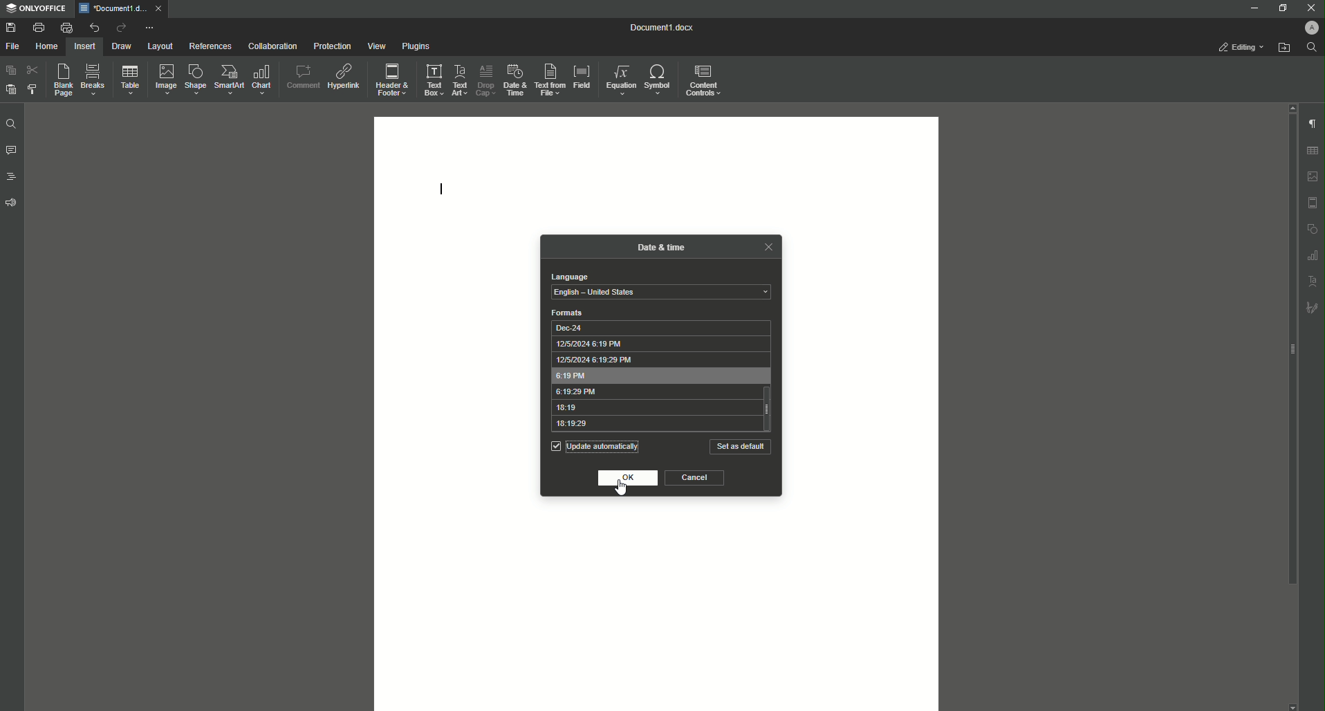 This screenshot has height=711, width=1325. Describe the element at coordinates (1313, 255) in the screenshot. I see `graph settings` at that location.